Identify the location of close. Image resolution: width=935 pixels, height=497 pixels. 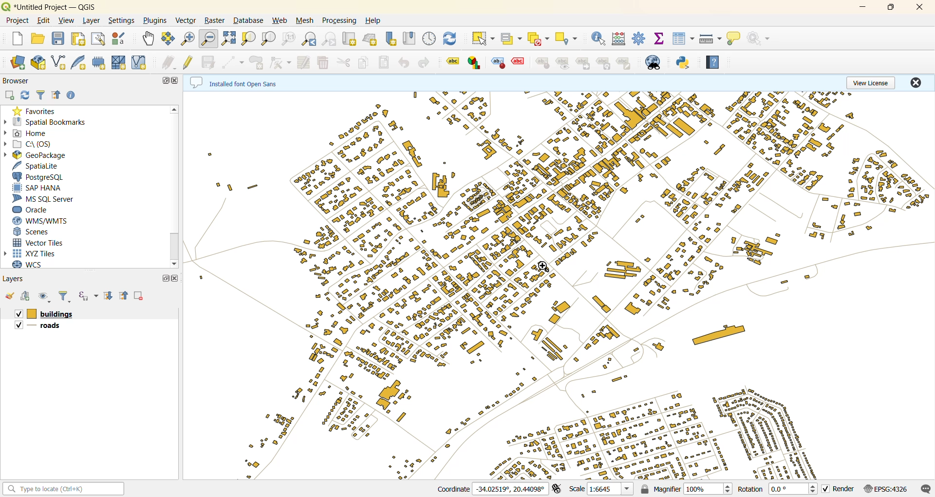
(180, 80).